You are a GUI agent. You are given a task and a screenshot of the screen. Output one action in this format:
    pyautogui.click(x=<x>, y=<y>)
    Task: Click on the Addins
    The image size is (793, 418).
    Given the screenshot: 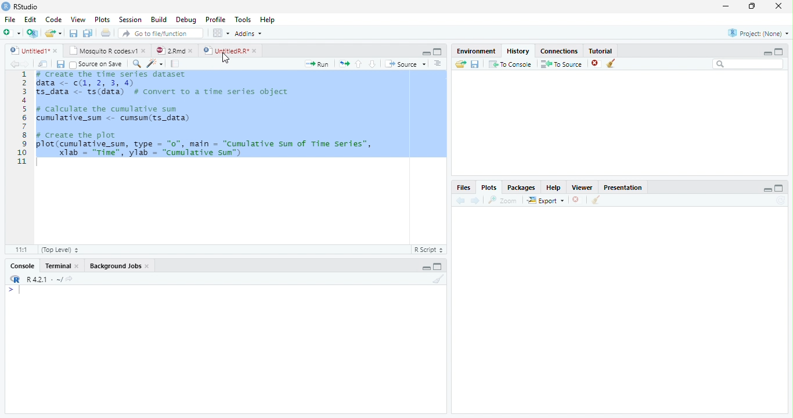 What is the action you would take?
    pyautogui.click(x=250, y=35)
    